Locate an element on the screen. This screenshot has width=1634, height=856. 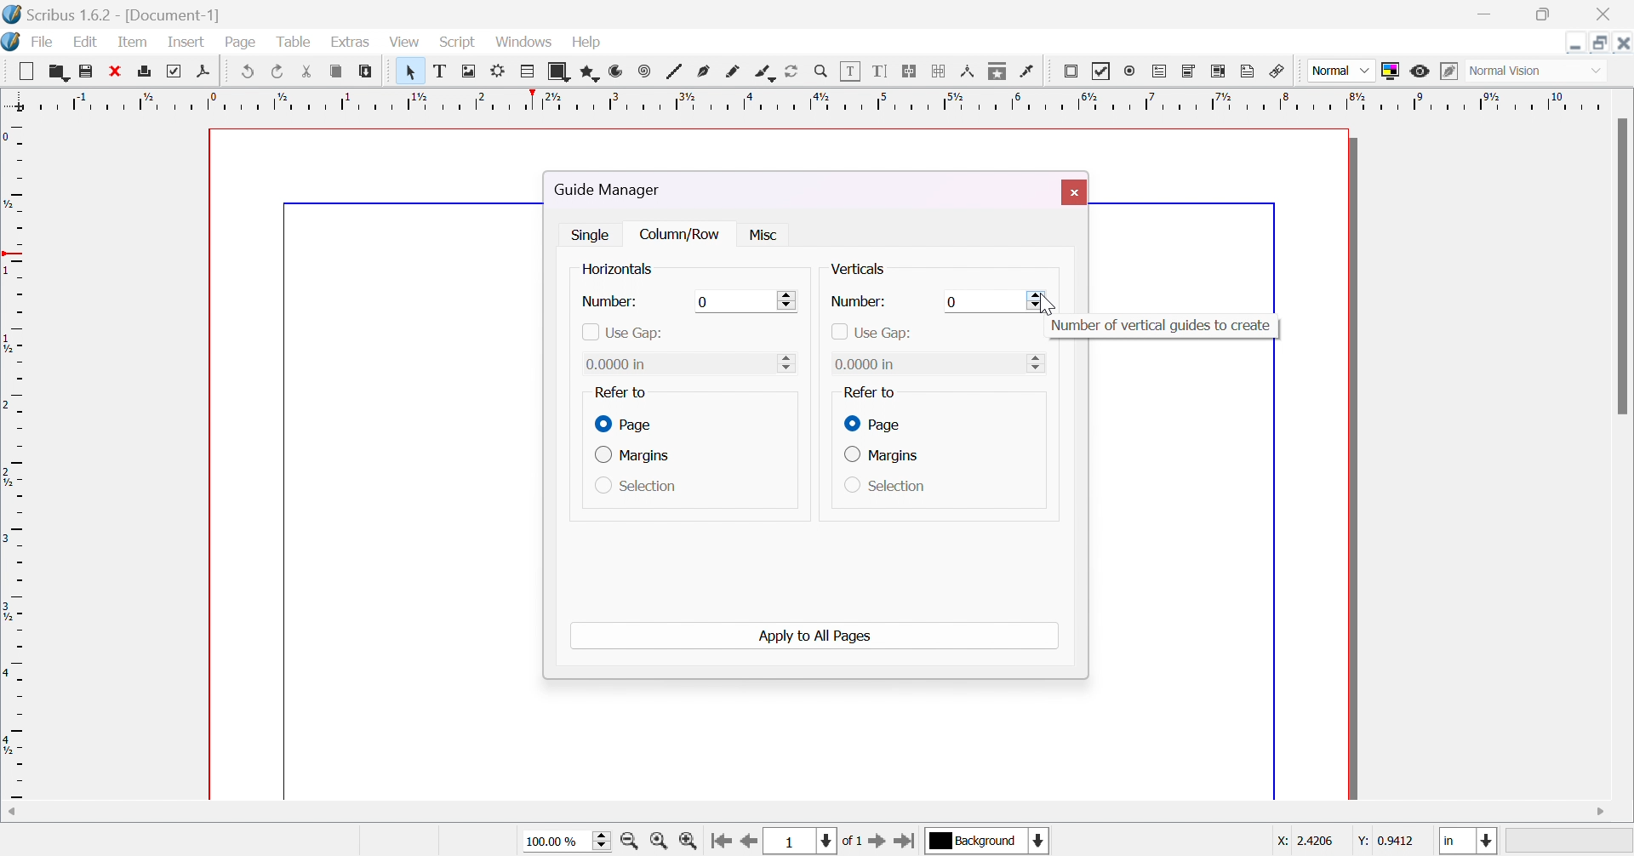
render frame is located at coordinates (501, 71).